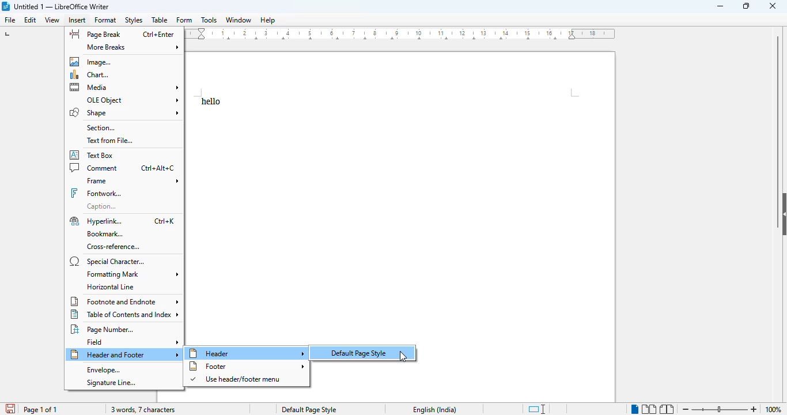  Describe the element at coordinates (239, 20) in the screenshot. I see `window` at that location.